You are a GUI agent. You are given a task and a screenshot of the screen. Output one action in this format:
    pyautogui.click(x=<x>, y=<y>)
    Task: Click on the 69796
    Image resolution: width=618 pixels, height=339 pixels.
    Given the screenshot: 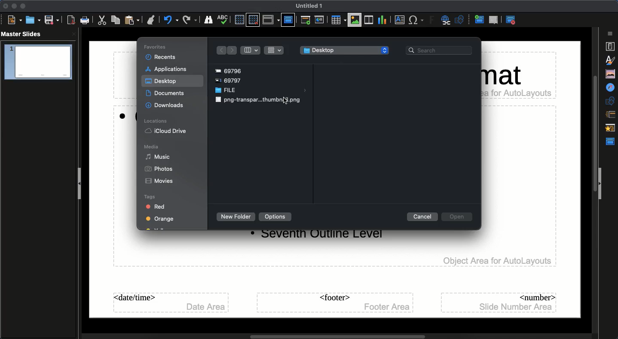 What is the action you would take?
    pyautogui.click(x=231, y=70)
    